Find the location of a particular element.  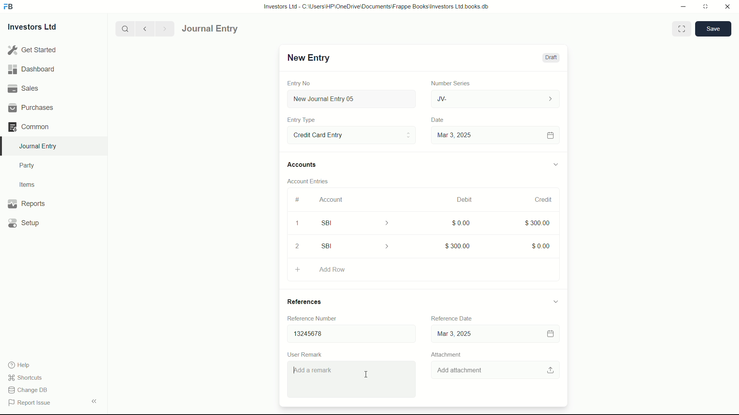

1 is located at coordinates (297, 224).